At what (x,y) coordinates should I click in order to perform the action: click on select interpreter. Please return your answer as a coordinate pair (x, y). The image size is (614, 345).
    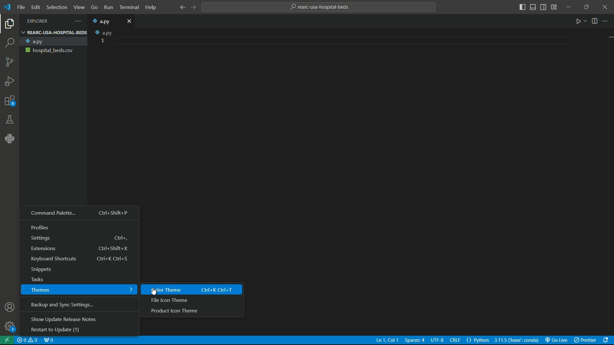
    Looking at the image, I should click on (516, 340).